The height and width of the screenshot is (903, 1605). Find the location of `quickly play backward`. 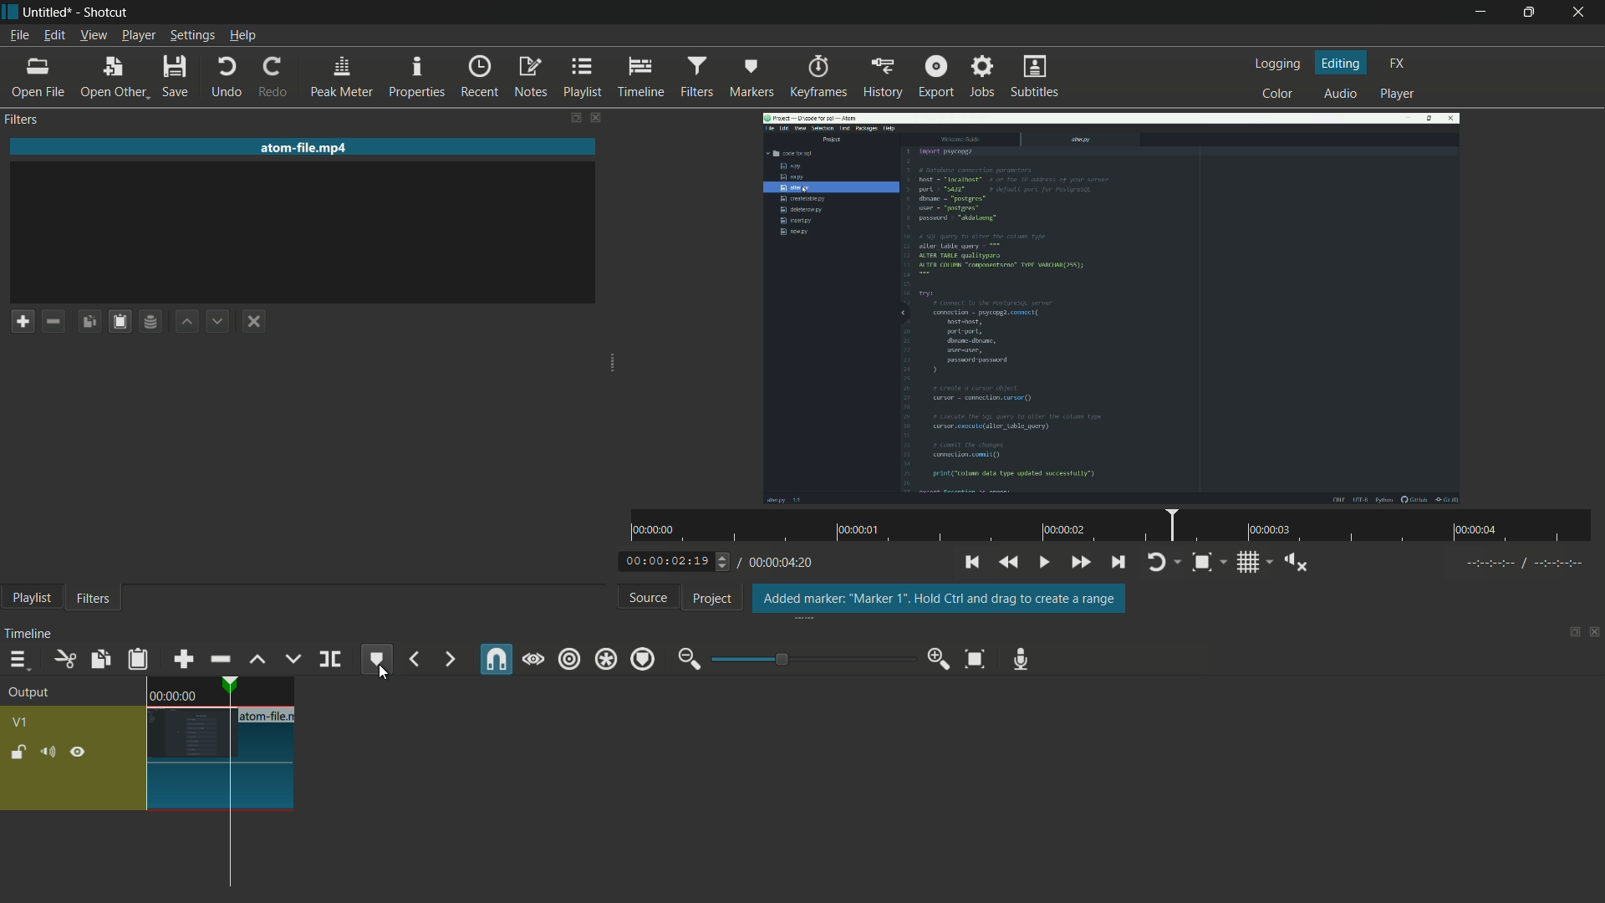

quickly play backward is located at coordinates (1009, 563).